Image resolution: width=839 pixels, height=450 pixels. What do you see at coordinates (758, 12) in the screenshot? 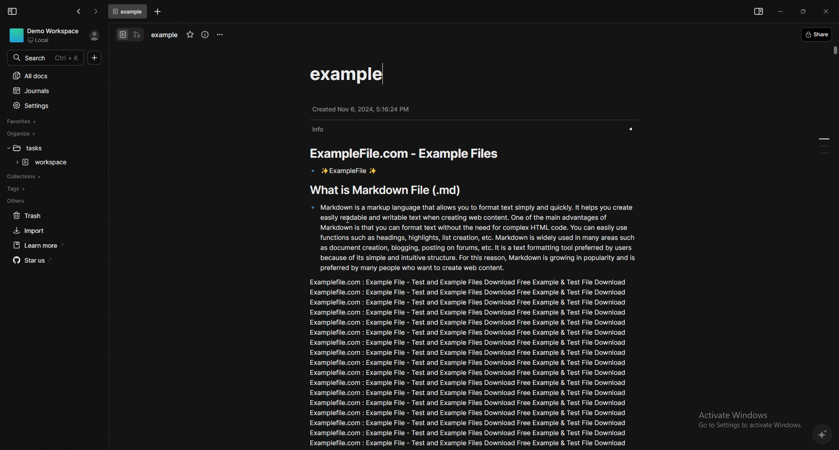
I see `show sidebar` at bounding box center [758, 12].